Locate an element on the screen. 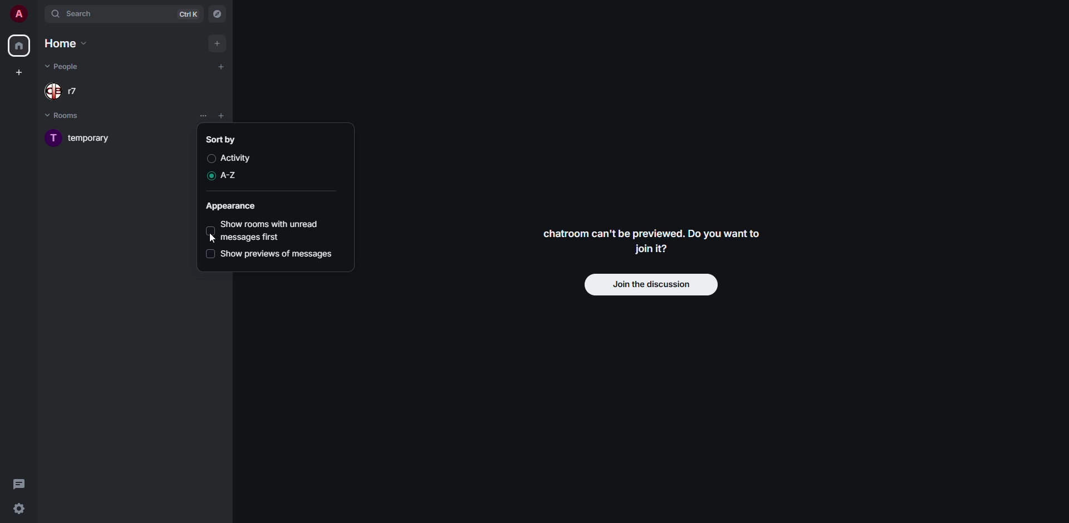 The width and height of the screenshot is (1069, 523). cursor is located at coordinates (205, 240).